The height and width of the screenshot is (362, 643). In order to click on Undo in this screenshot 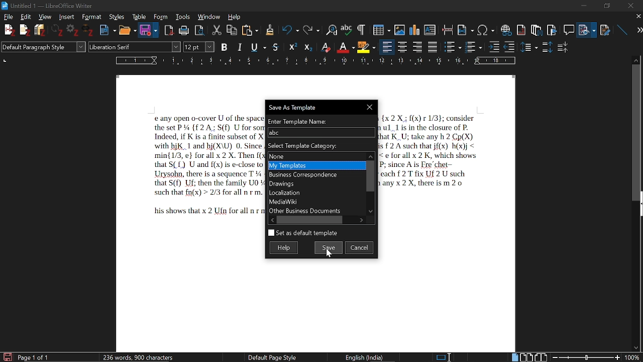, I will do `click(287, 30)`.